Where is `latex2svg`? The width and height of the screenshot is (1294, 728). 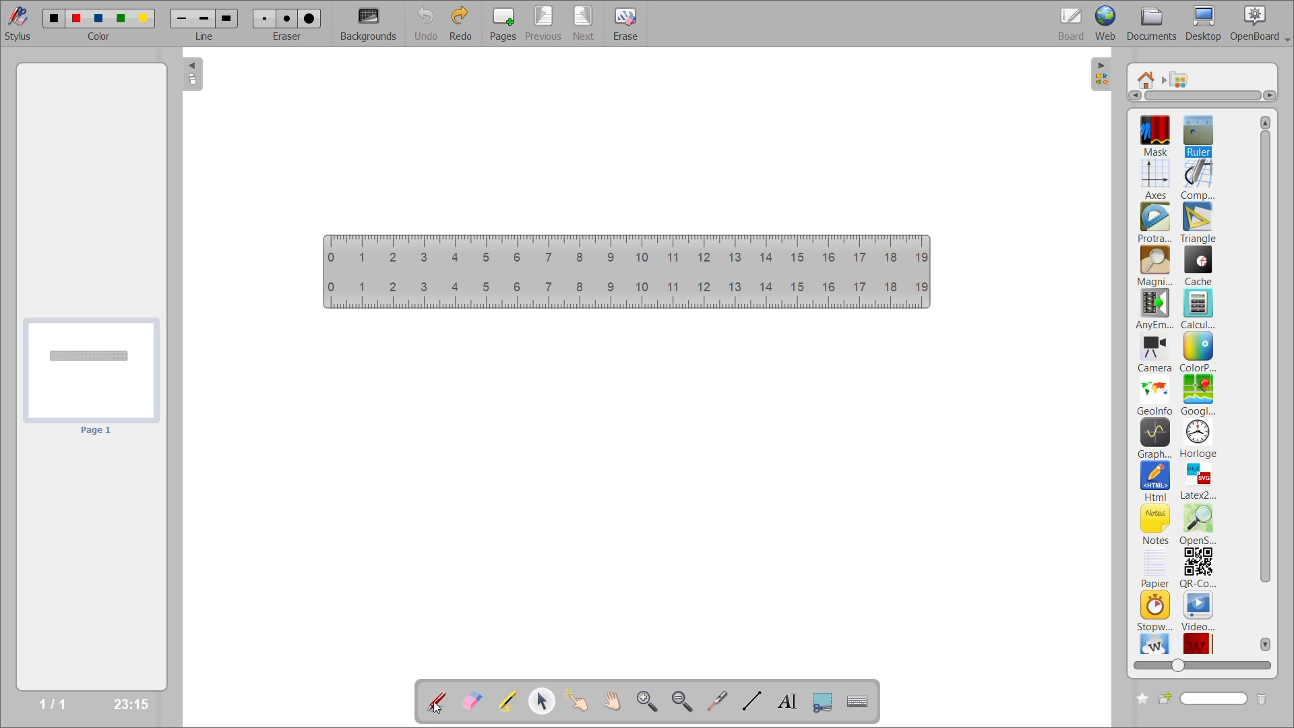 latex2svg is located at coordinates (1198, 481).